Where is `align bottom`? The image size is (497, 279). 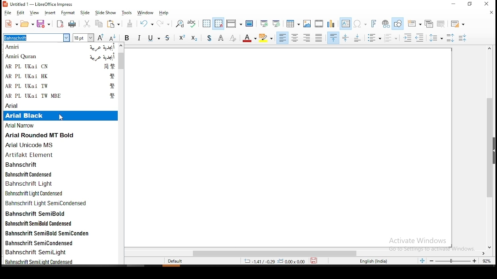 align bottom is located at coordinates (359, 37).